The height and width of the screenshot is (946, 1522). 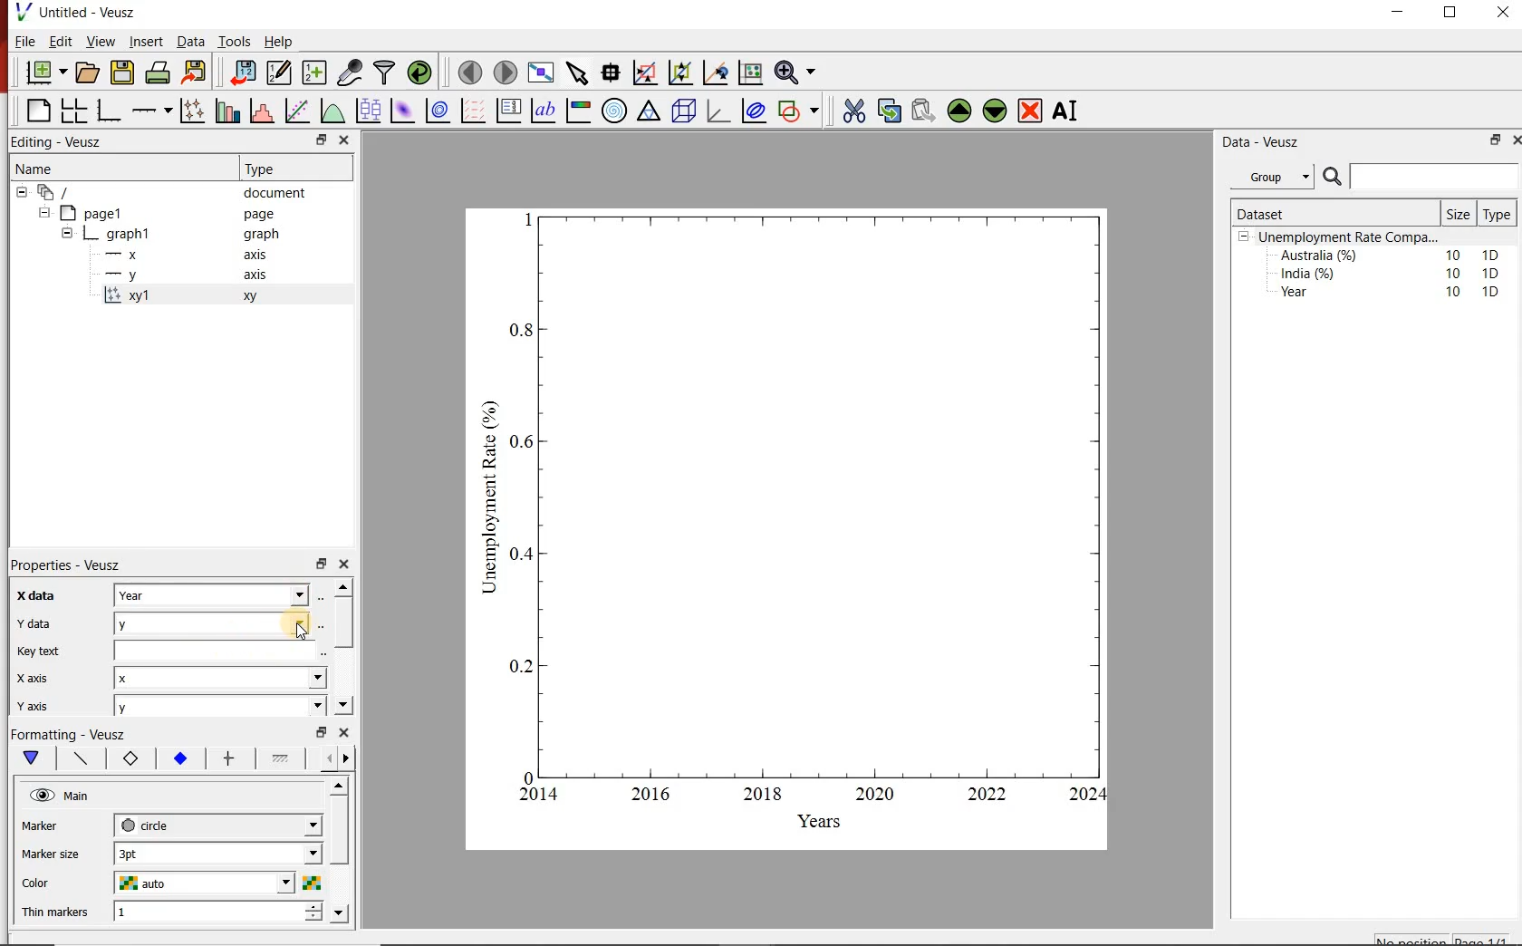 I want to click on scroll bar, so click(x=340, y=845).